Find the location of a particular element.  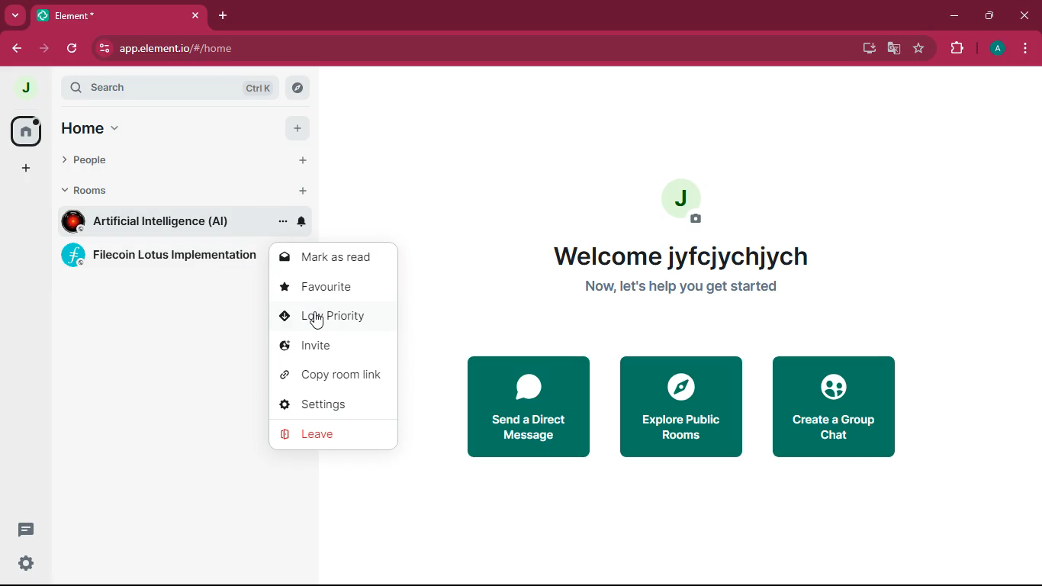

tab is located at coordinates (120, 16).